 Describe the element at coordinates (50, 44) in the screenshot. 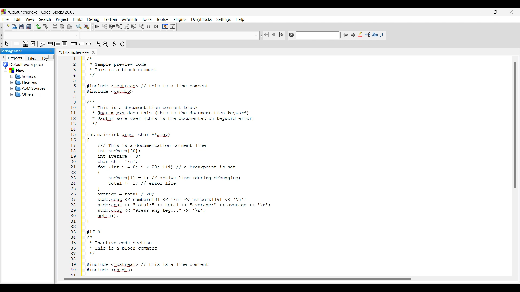

I see `Exit condition loop` at that location.